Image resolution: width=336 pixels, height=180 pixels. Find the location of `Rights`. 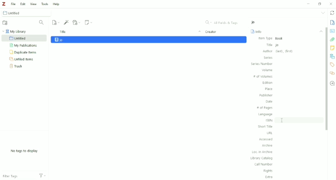

Rights is located at coordinates (268, 171).